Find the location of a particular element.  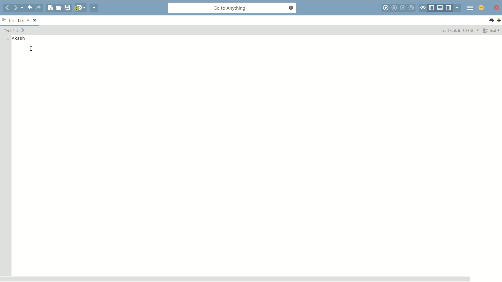

share current file is located at coordinates (94, 8).